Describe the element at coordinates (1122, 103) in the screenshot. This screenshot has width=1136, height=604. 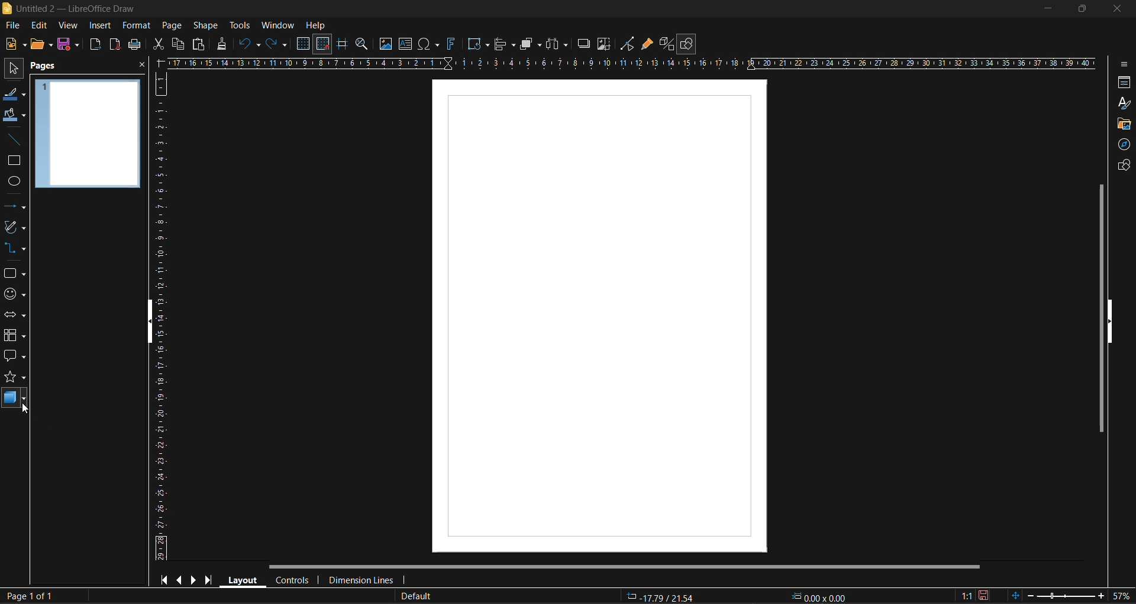
I see `styles` at that location.